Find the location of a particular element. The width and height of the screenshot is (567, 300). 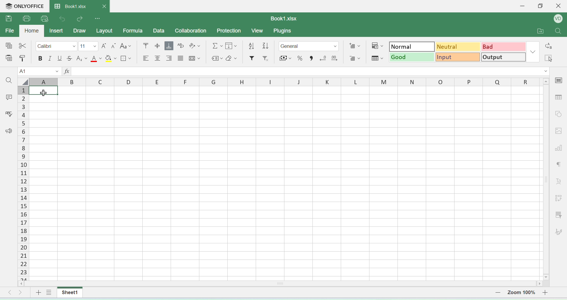

book1.xlsx is located at coordinates (284, 17).